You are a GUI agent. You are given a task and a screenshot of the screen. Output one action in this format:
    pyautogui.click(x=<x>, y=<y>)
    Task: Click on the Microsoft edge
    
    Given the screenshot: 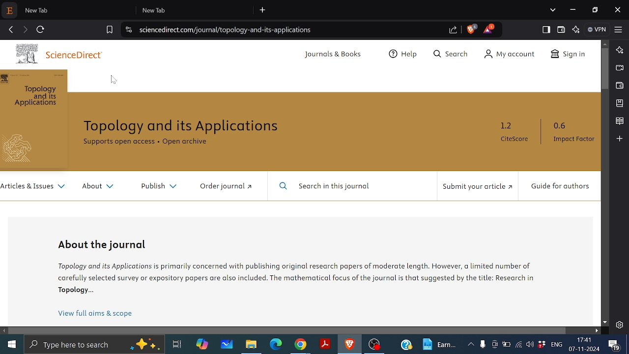 What is the action you would take?
    pyautogui.click(x=278, y=346)
    